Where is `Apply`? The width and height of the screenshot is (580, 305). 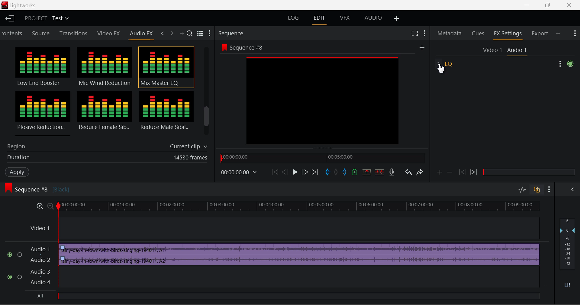 Apply is located at coordinates (17, 172).